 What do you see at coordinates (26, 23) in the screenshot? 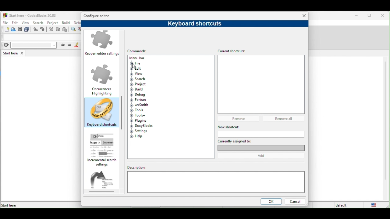
I see `view` at bounding box center [26, 23].